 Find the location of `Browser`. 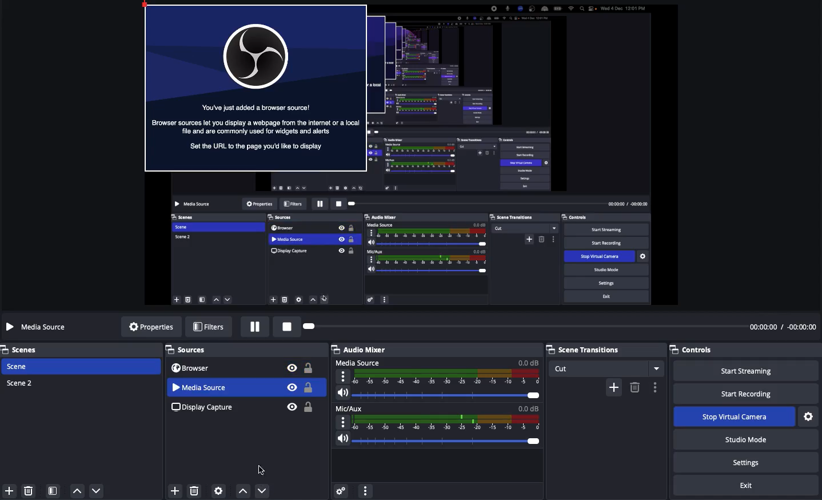

Browser is located at coordinates (194, 368).